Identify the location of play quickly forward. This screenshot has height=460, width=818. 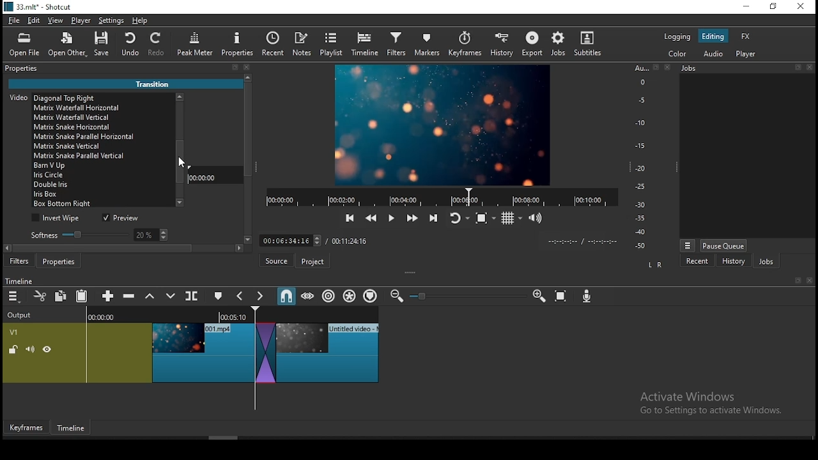
(411, 218).